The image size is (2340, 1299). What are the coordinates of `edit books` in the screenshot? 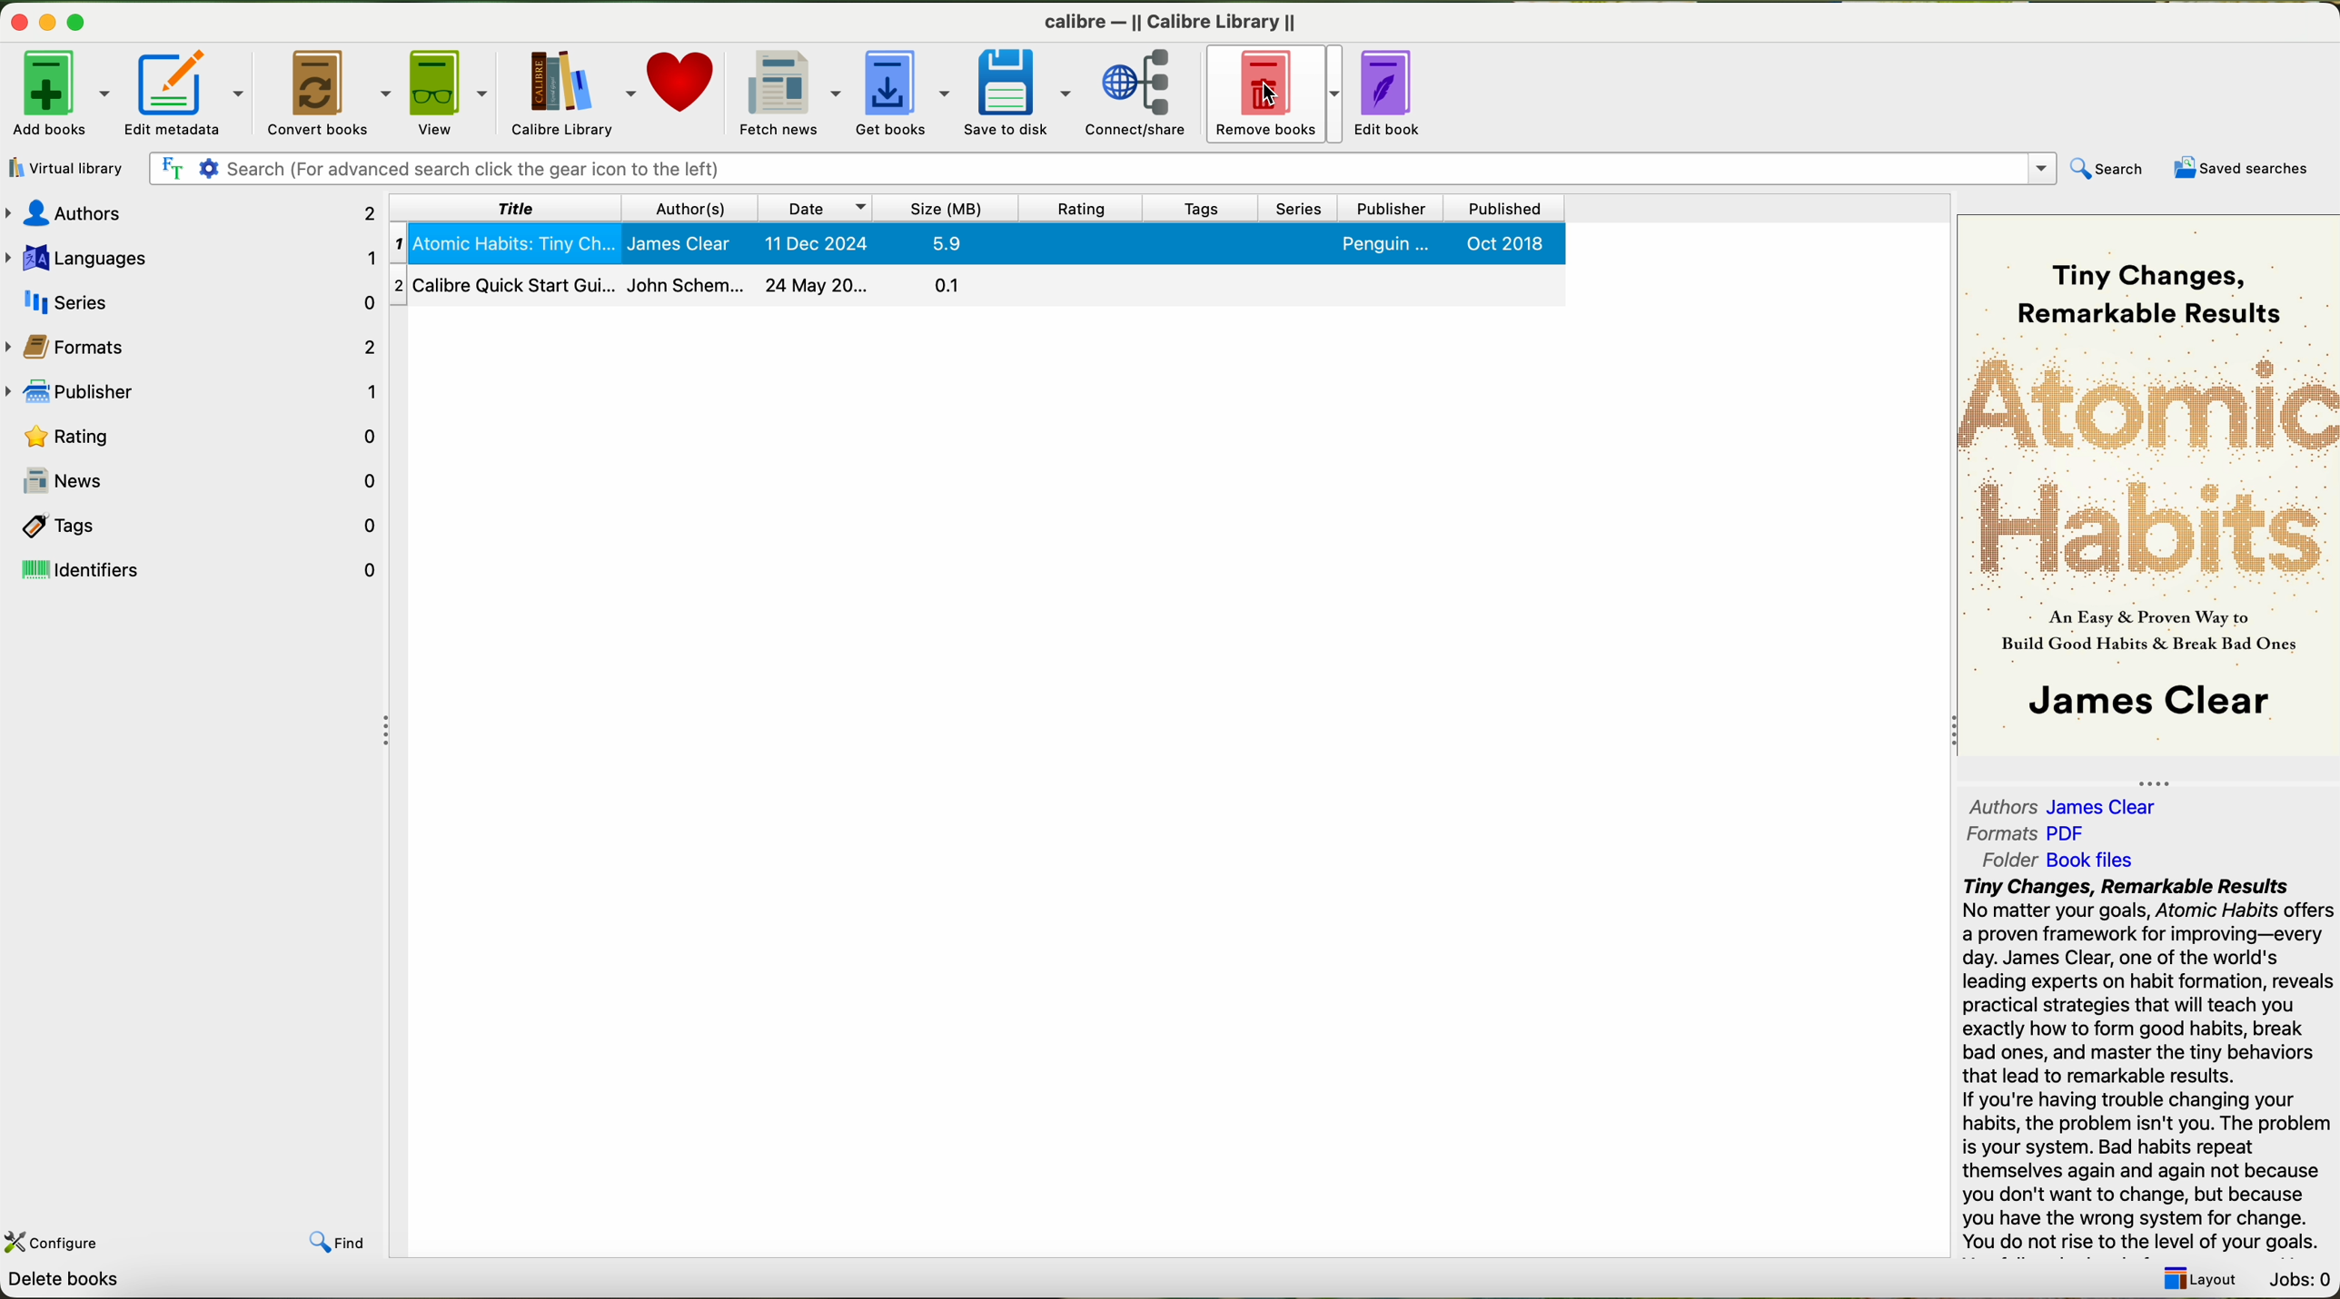 It's located at (1393, 94).